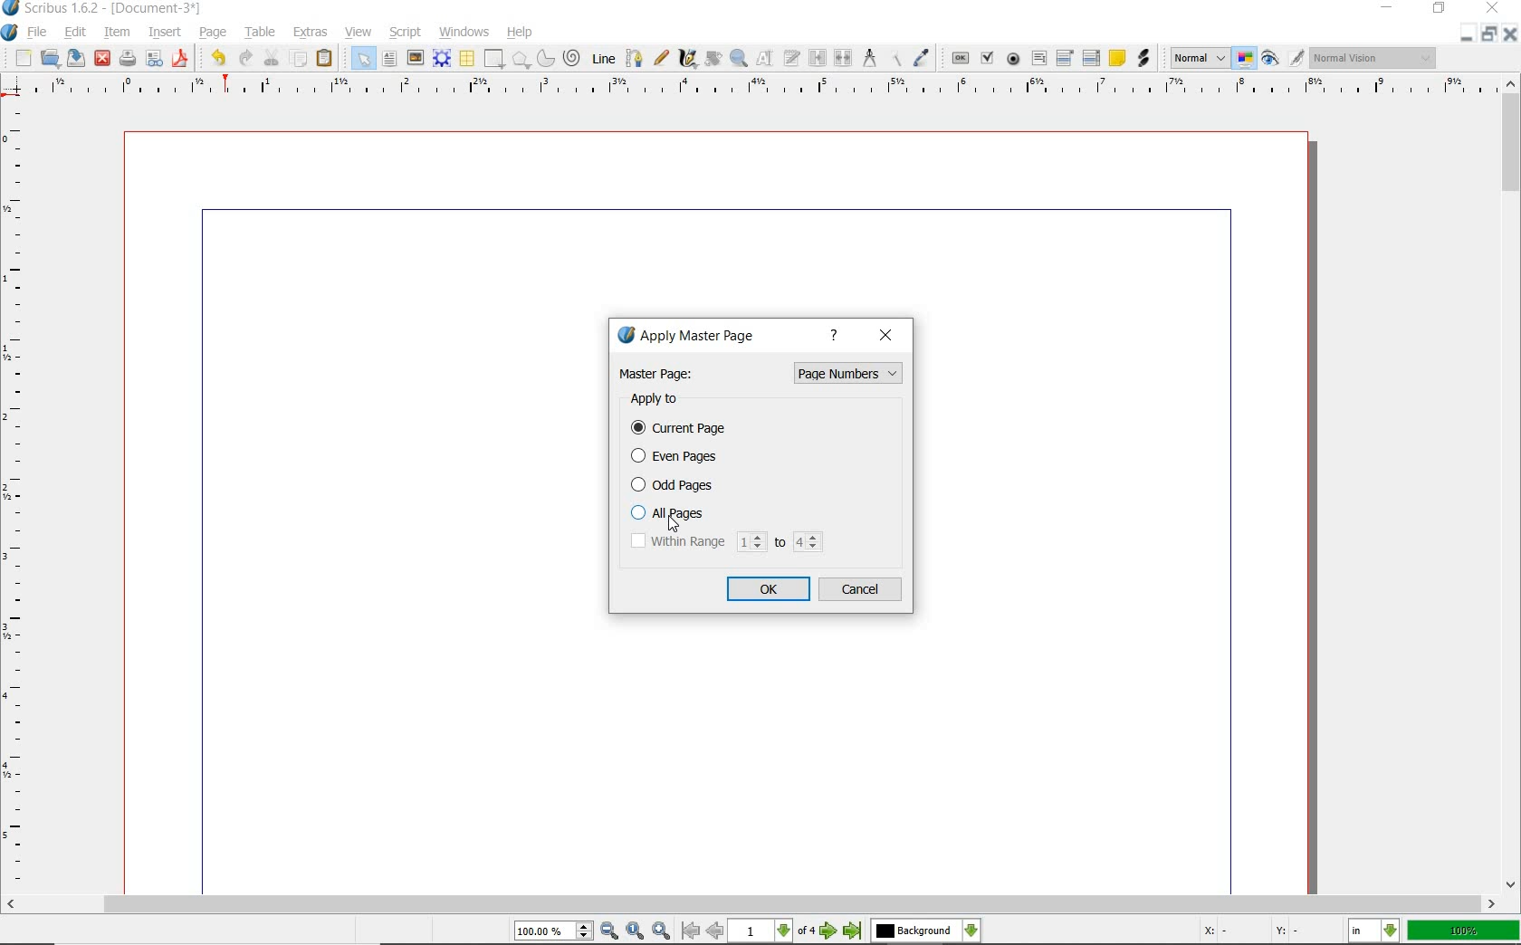 This screenshot has width=1521, height=945. Describe the element at coordinates (738, 59) in the screenshot. I see `zoom in or zoom out` at that location.